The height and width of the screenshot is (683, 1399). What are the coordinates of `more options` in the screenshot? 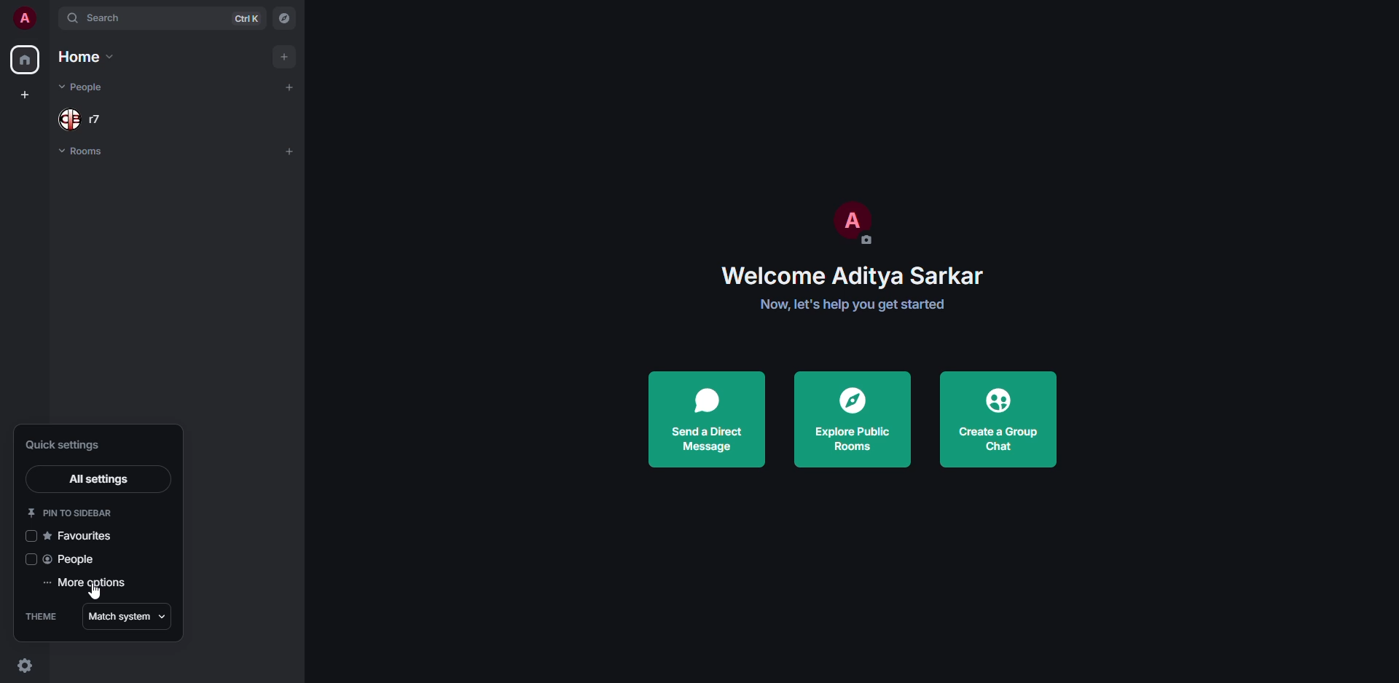 It's located at (93, 583).